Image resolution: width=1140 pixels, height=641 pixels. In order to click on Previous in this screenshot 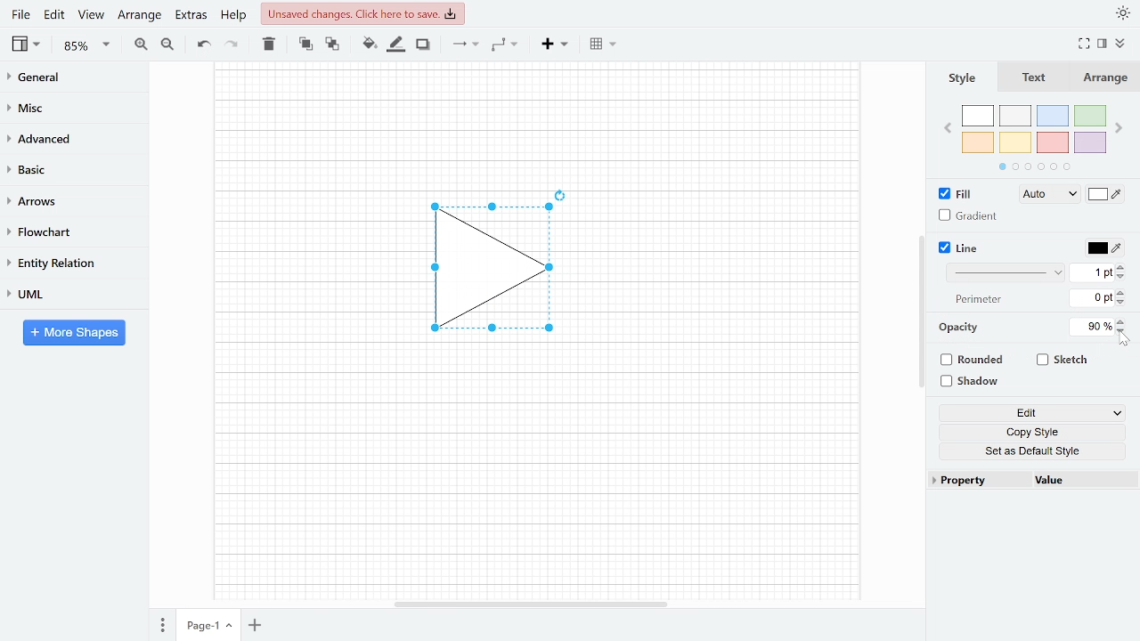, I will do `click(947, 126)`.